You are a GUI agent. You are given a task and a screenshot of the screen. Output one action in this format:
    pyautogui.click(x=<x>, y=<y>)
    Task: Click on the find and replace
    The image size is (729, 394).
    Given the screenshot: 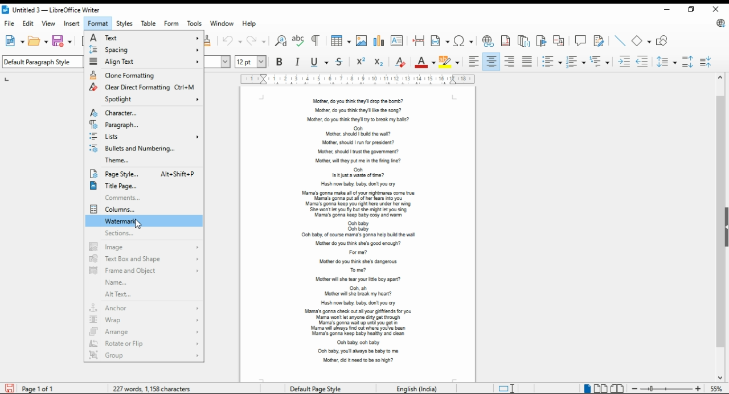 What is the action you would take?
    pyautogui.click(x=281, y=41)
    